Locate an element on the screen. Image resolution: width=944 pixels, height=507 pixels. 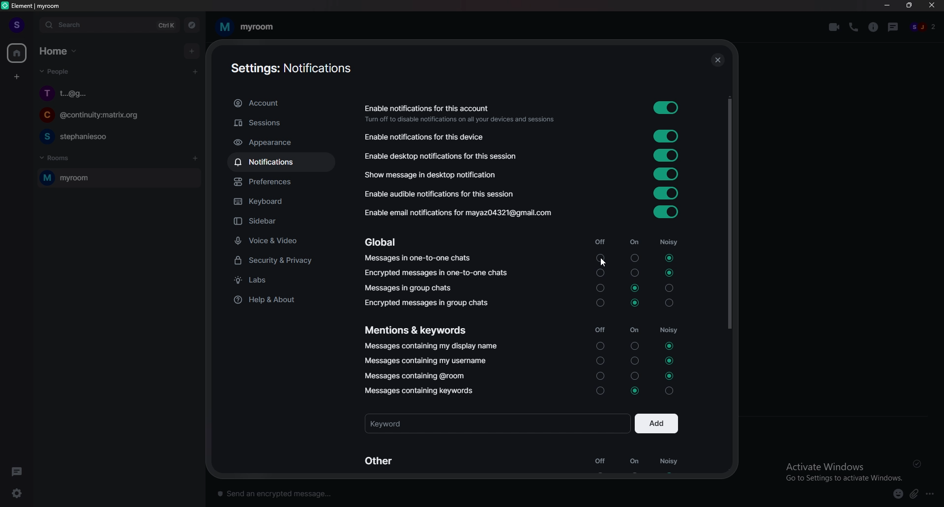
resize is located at coordinates (909, 6).